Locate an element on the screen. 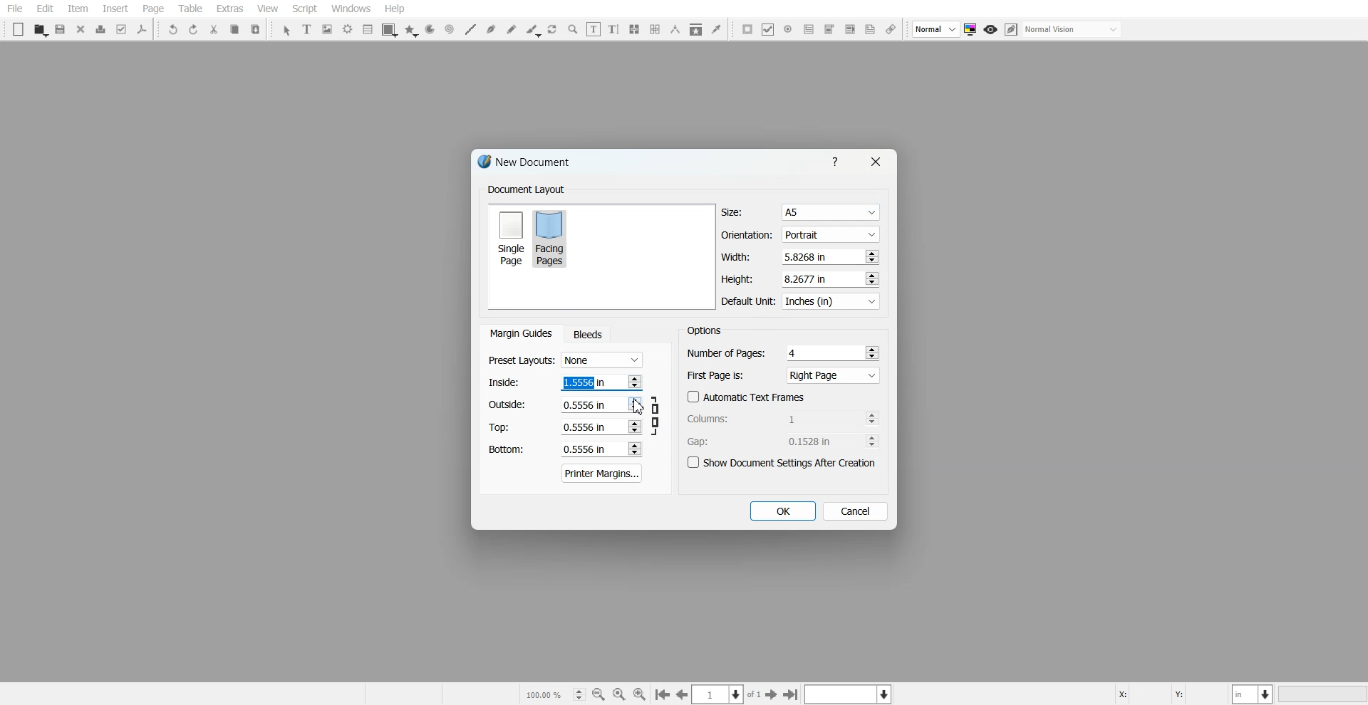 This screenshot has width=1368, height=705. Measurement is located at coordinates (675, 29).